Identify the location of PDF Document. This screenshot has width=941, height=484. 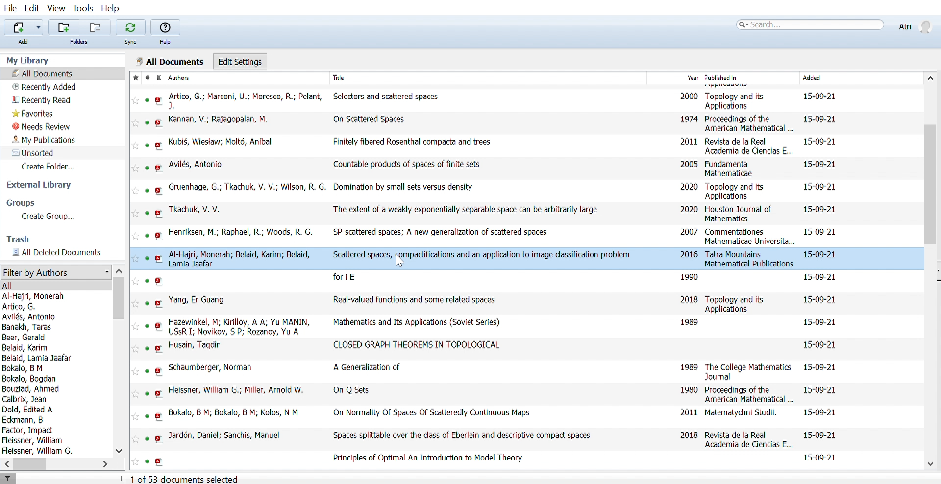
(161, 440).